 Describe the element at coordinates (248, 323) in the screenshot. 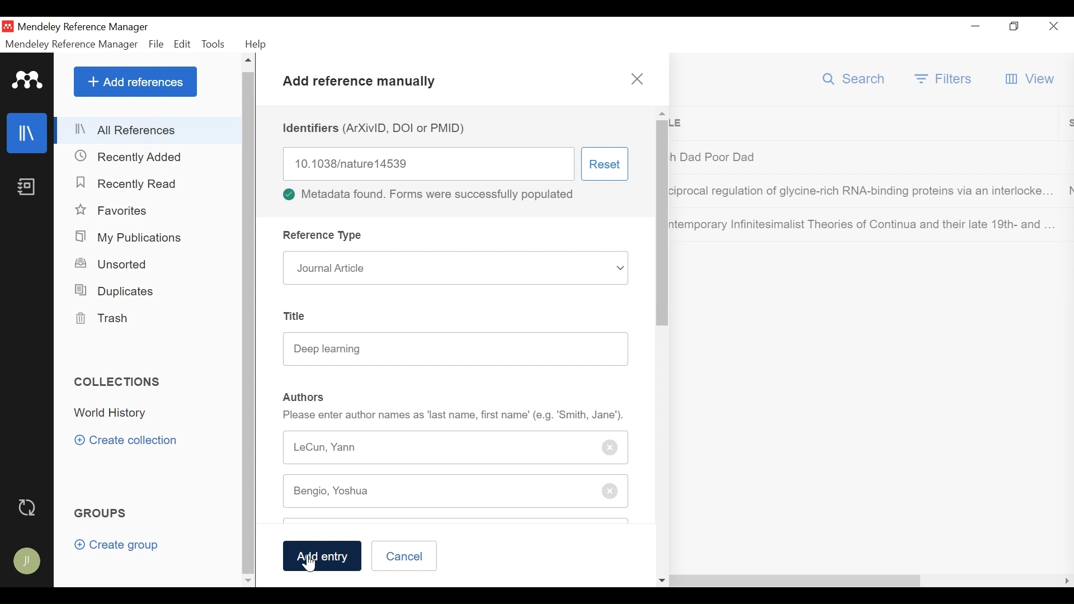

I see `Vertical Scroll bar` at that location.